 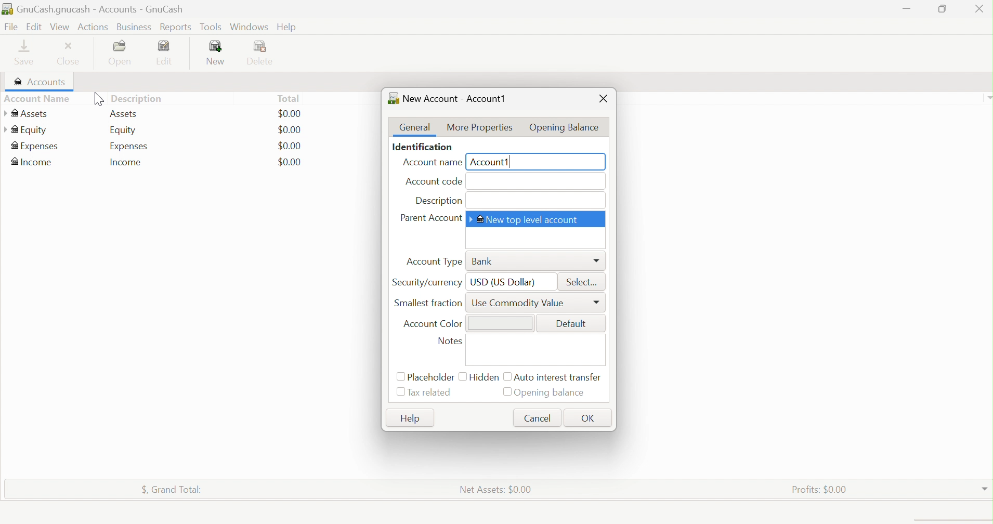 What do you see at coordinates (60, 27) in the screenshot?
I see `View` at bounding box center [60, 27].